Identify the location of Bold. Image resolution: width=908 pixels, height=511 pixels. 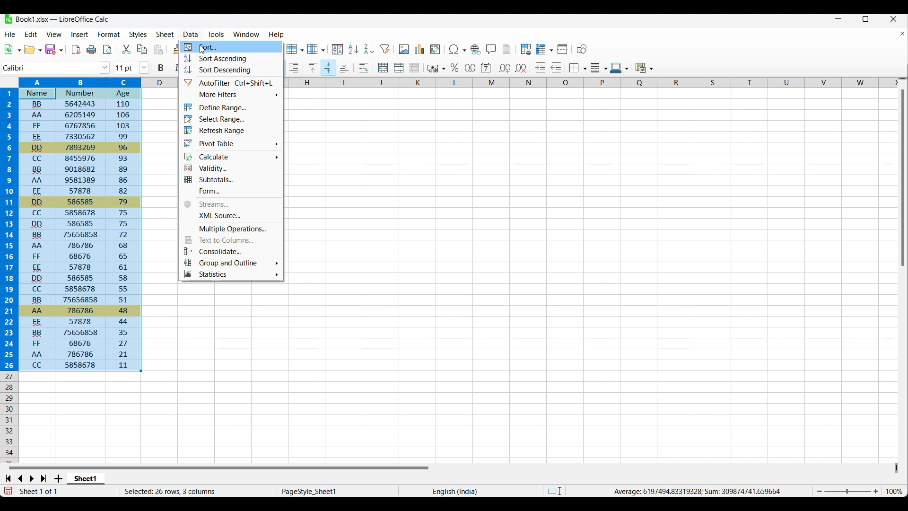
(161, 68).